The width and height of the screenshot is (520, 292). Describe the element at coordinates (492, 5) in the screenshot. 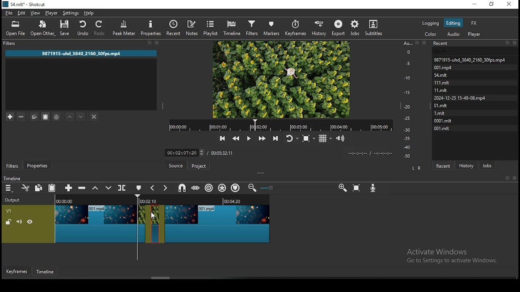

I see `restore` at that location.